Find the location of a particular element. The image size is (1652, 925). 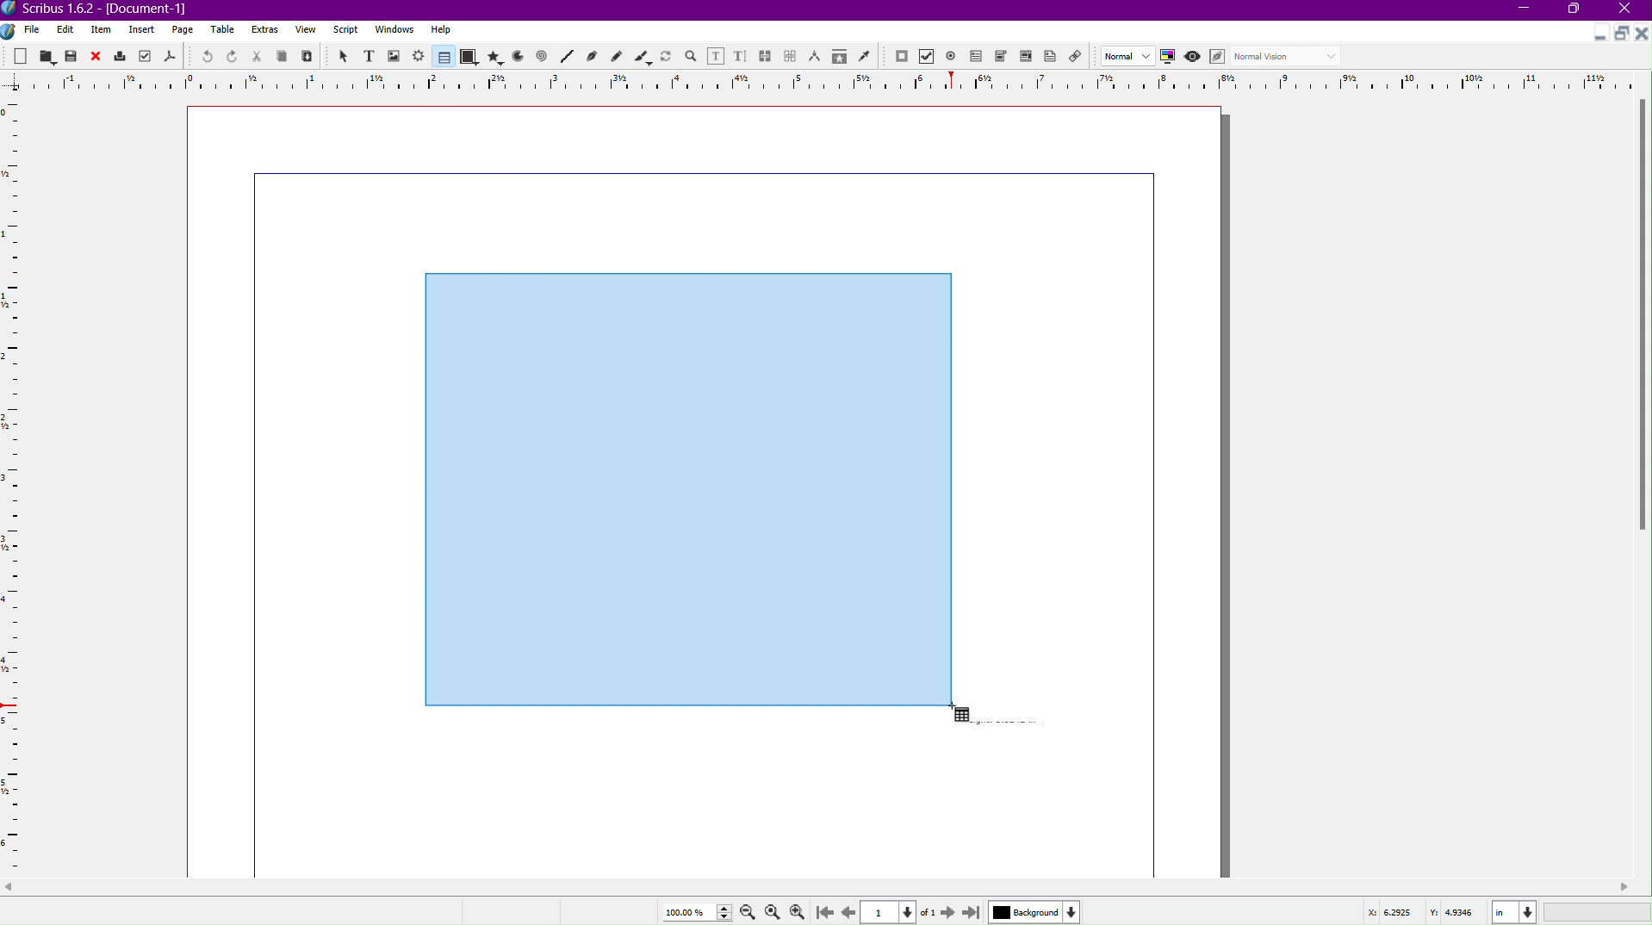

Table Selection is located at coordinates (680, 483).